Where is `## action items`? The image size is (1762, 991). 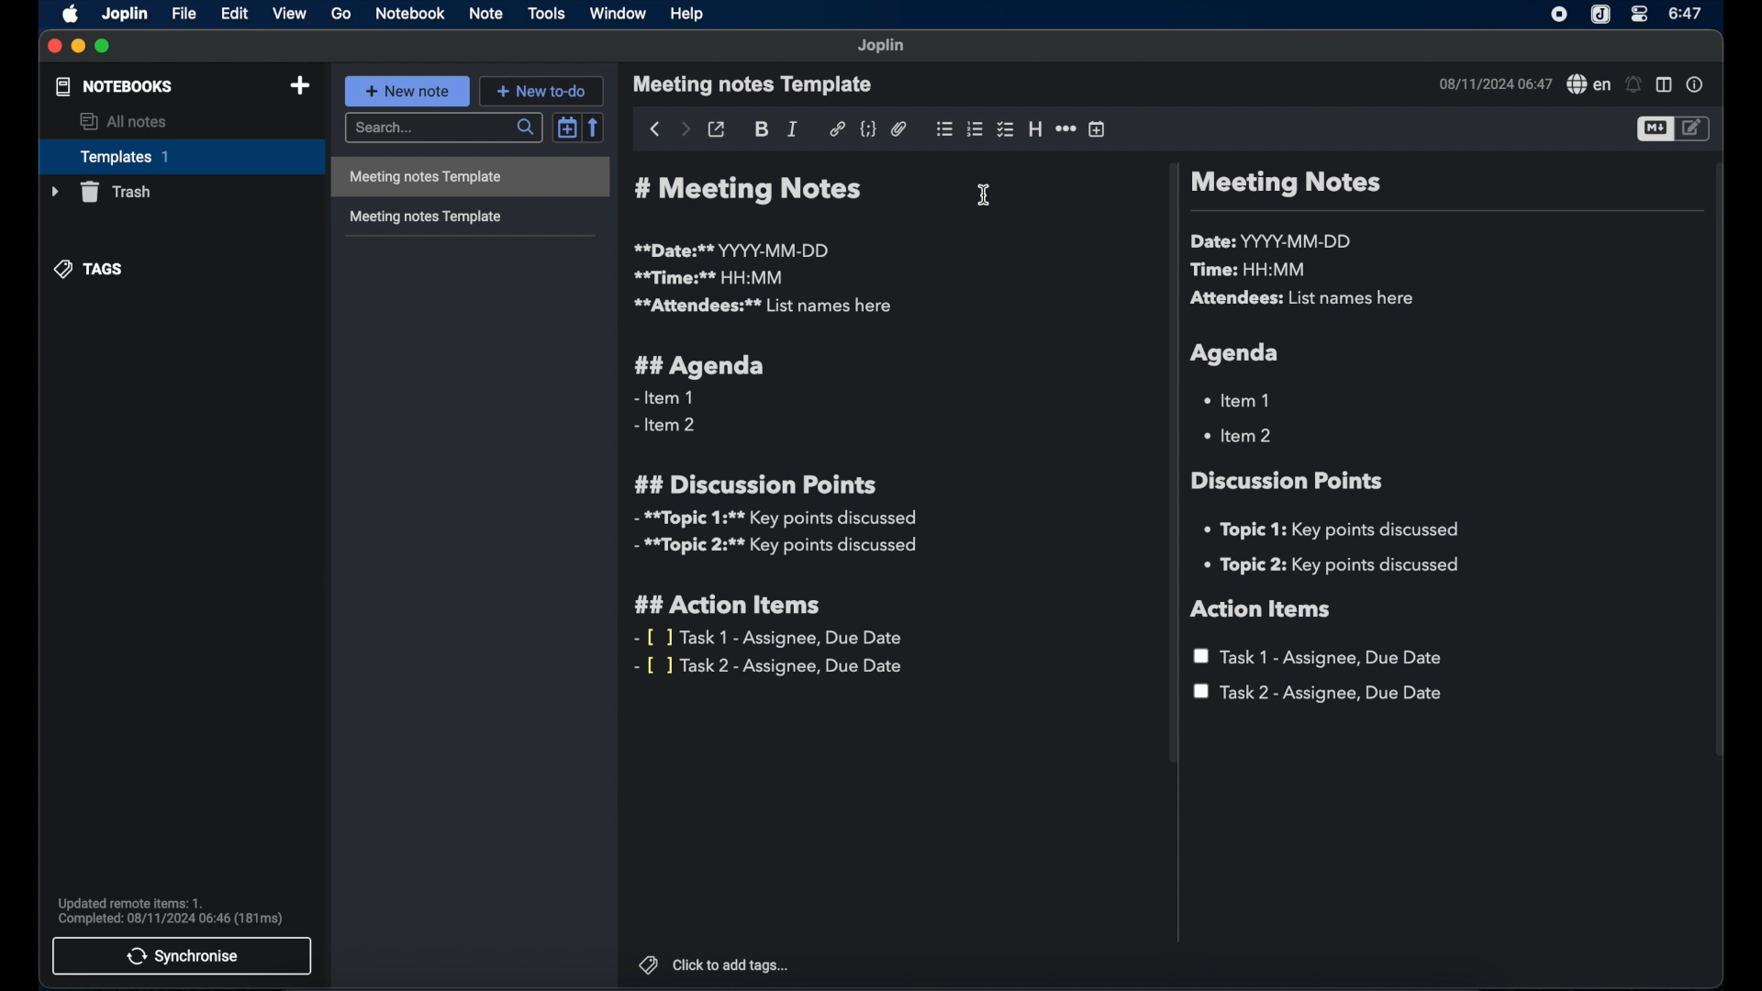 ## action items is located at coordinates (732, 606).